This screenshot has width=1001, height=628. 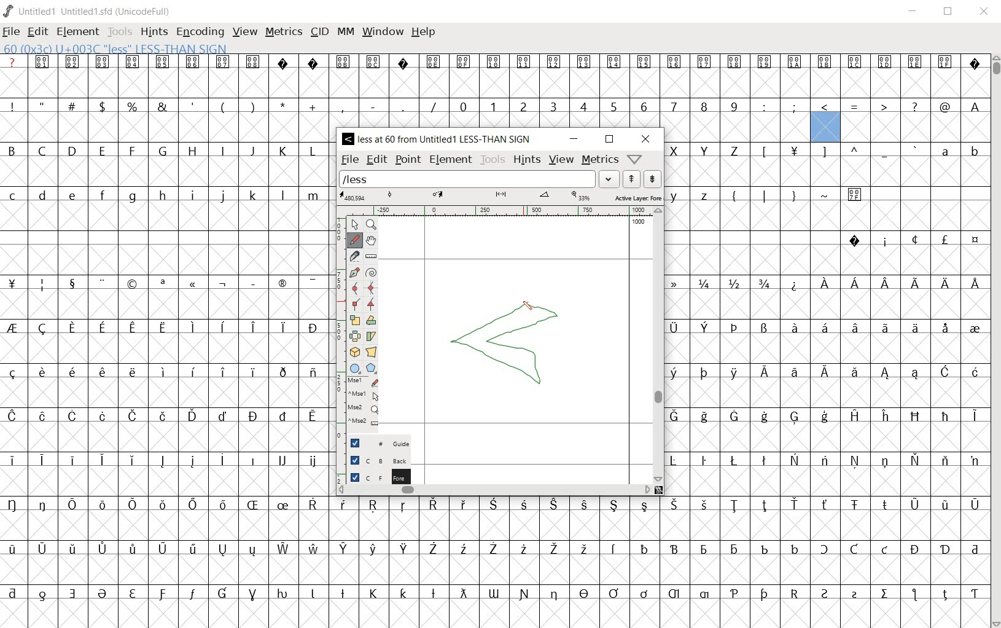 I want to click on symbols, so click(x=906, y=239).